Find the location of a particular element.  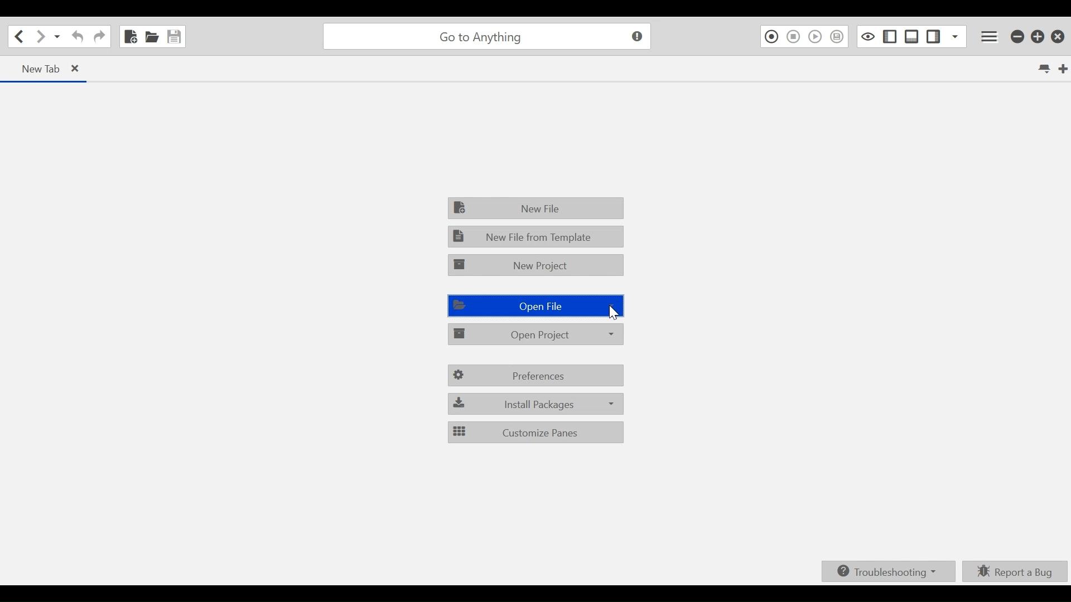

Play Last Macro is located at coordinates (816, 37).